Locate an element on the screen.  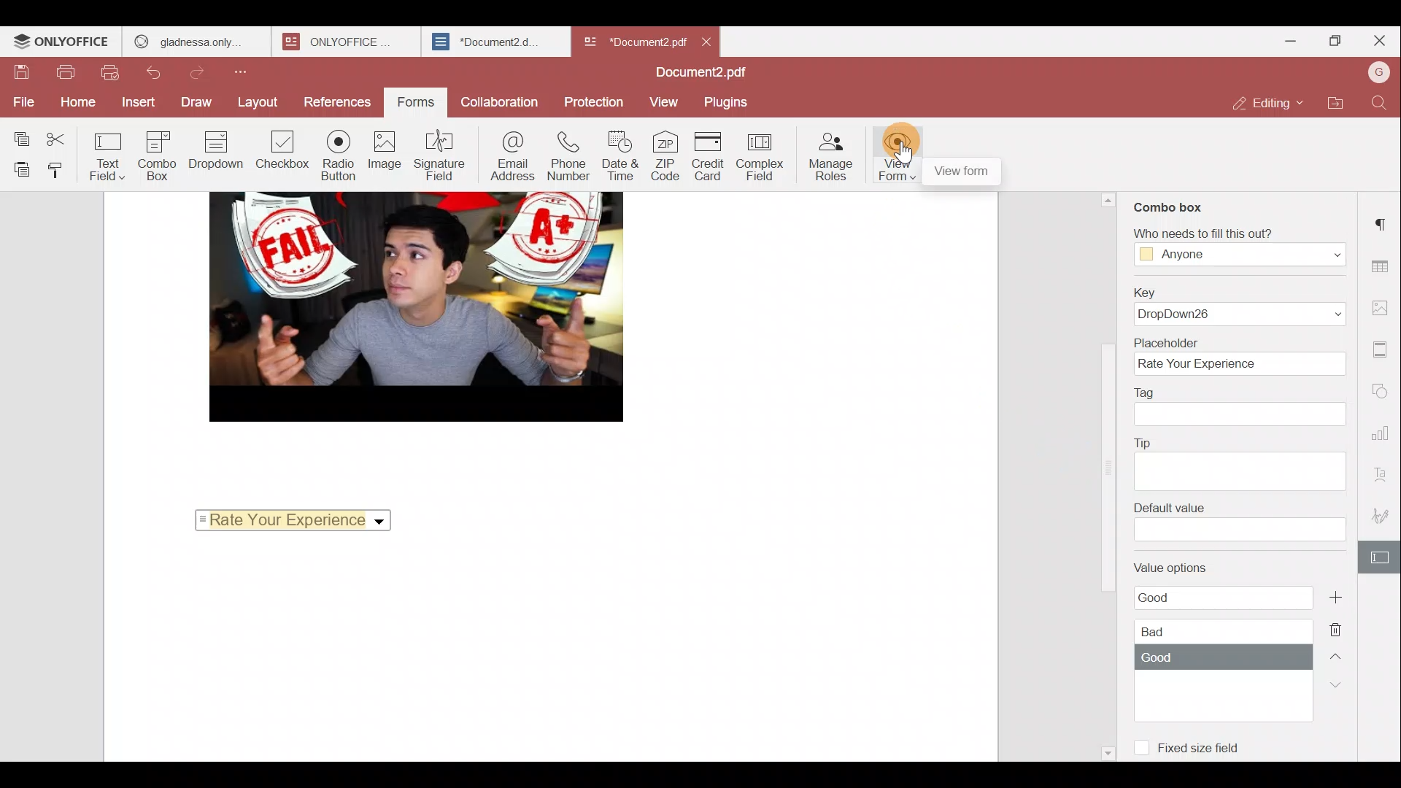
Maximize is located at coordinates (1331, 42).